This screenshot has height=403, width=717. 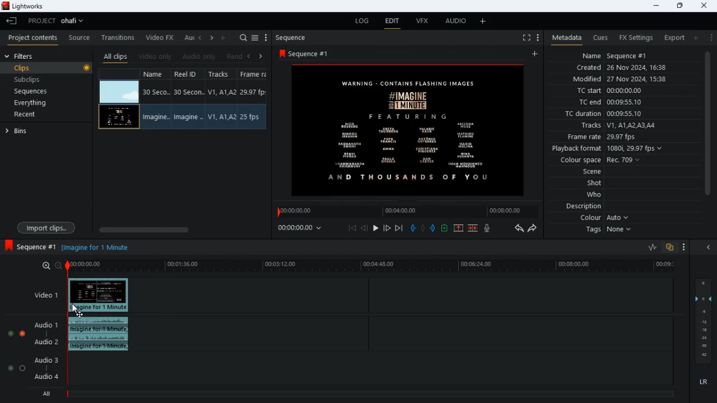 What do you see at coordinates (710, 37) in the screenshot?
I see `more` at bounding box center [710, 37].